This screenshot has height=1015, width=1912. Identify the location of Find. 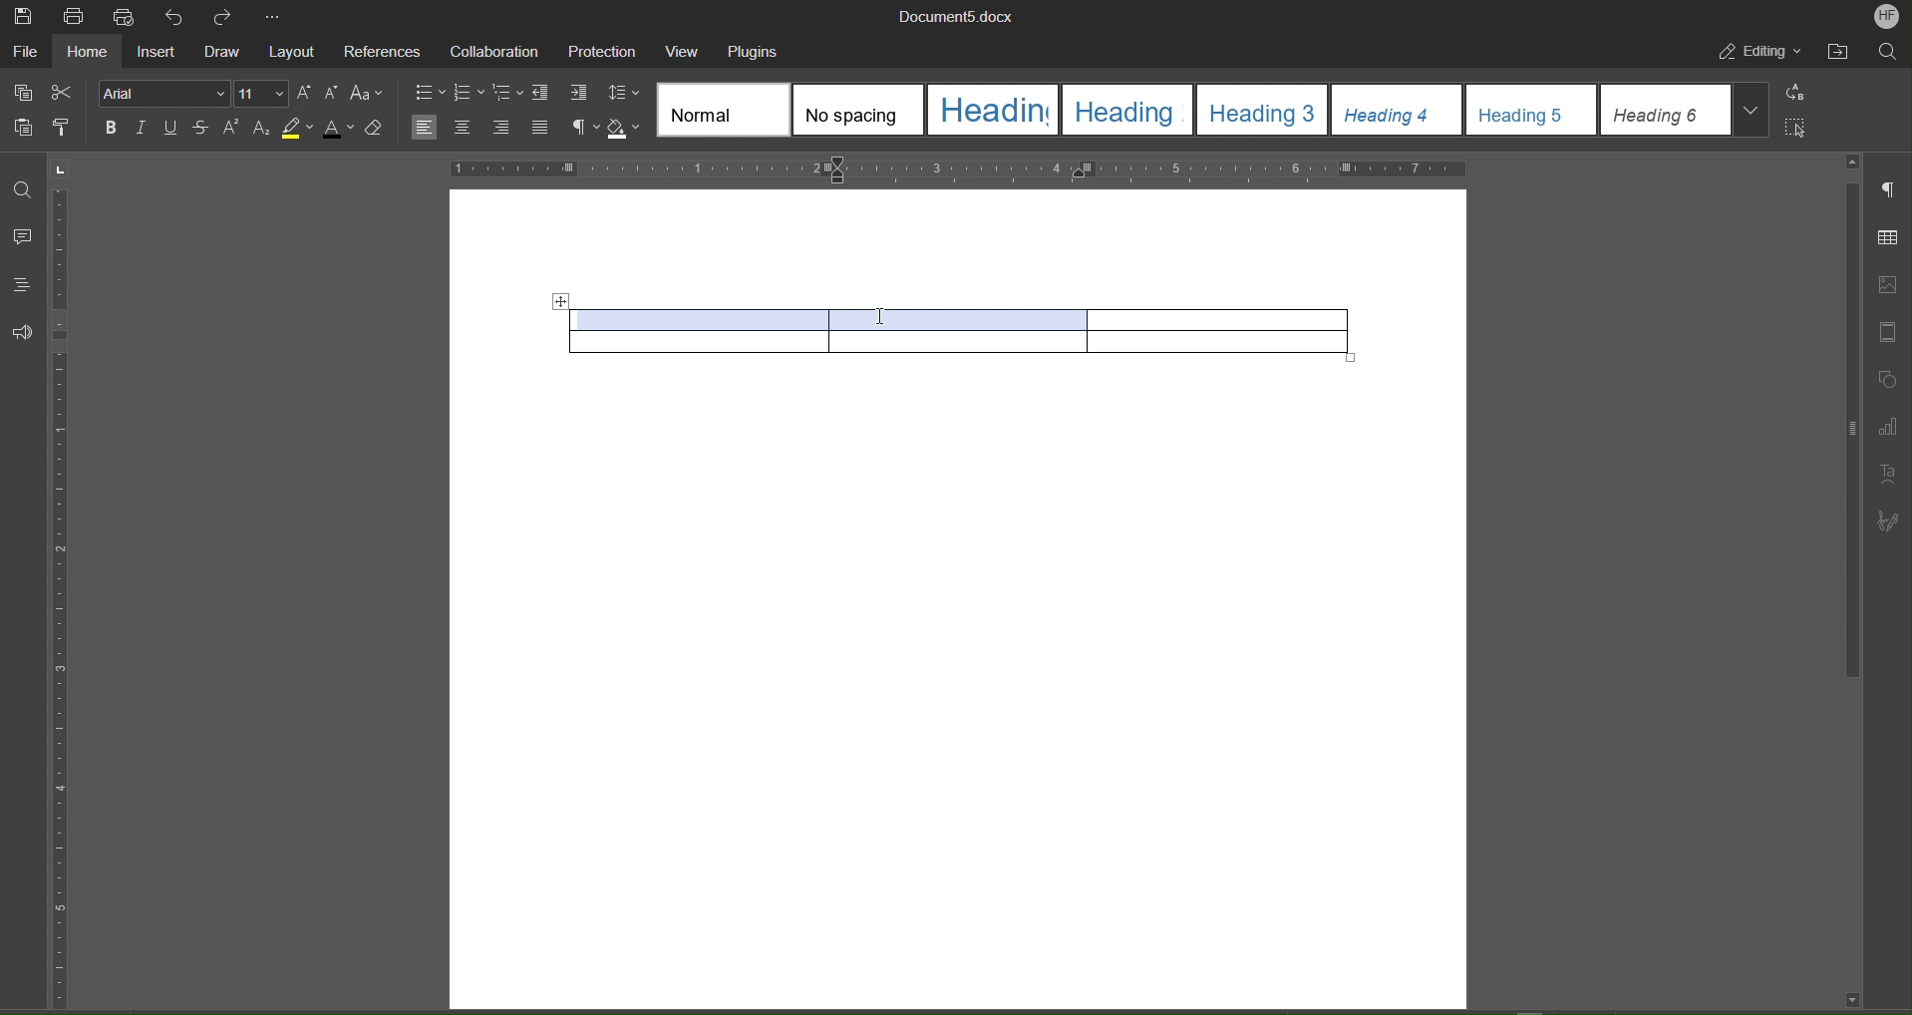
(23, 191).